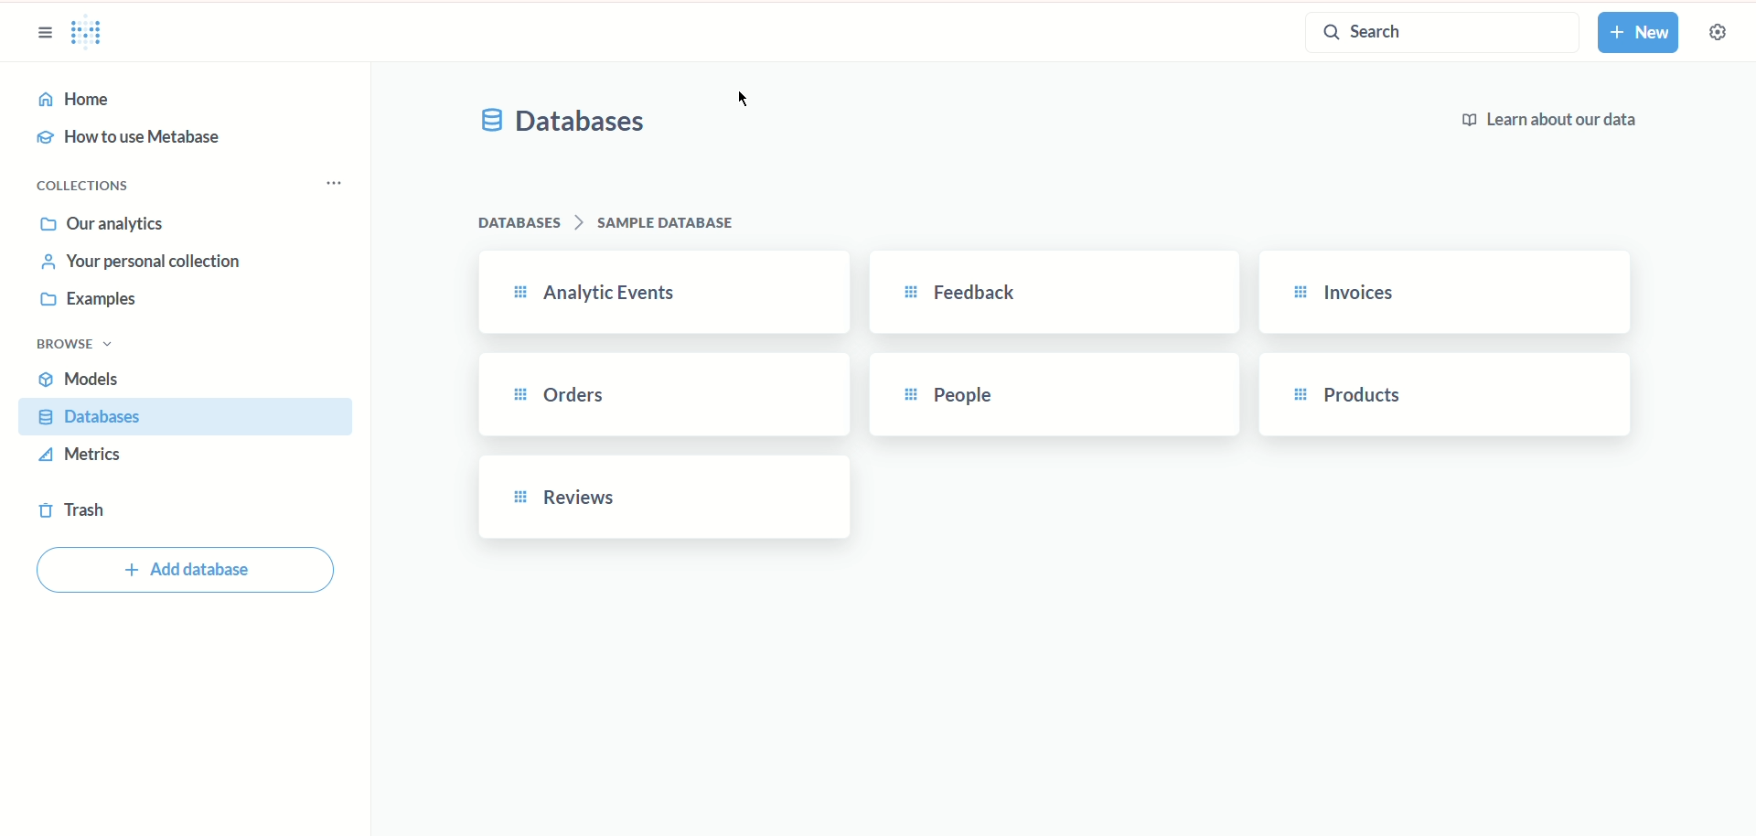 This screenshot has height=836, width=1756. Describe the element at coordinates (189, 101) in the screenshot. I see `home` at that location.